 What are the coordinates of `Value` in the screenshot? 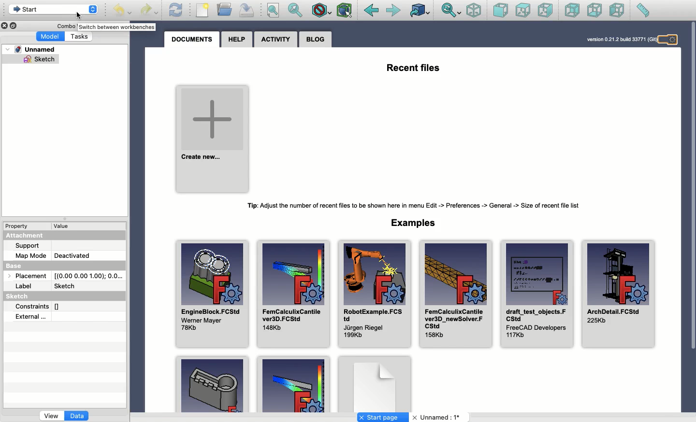 It's located at (64, 226).